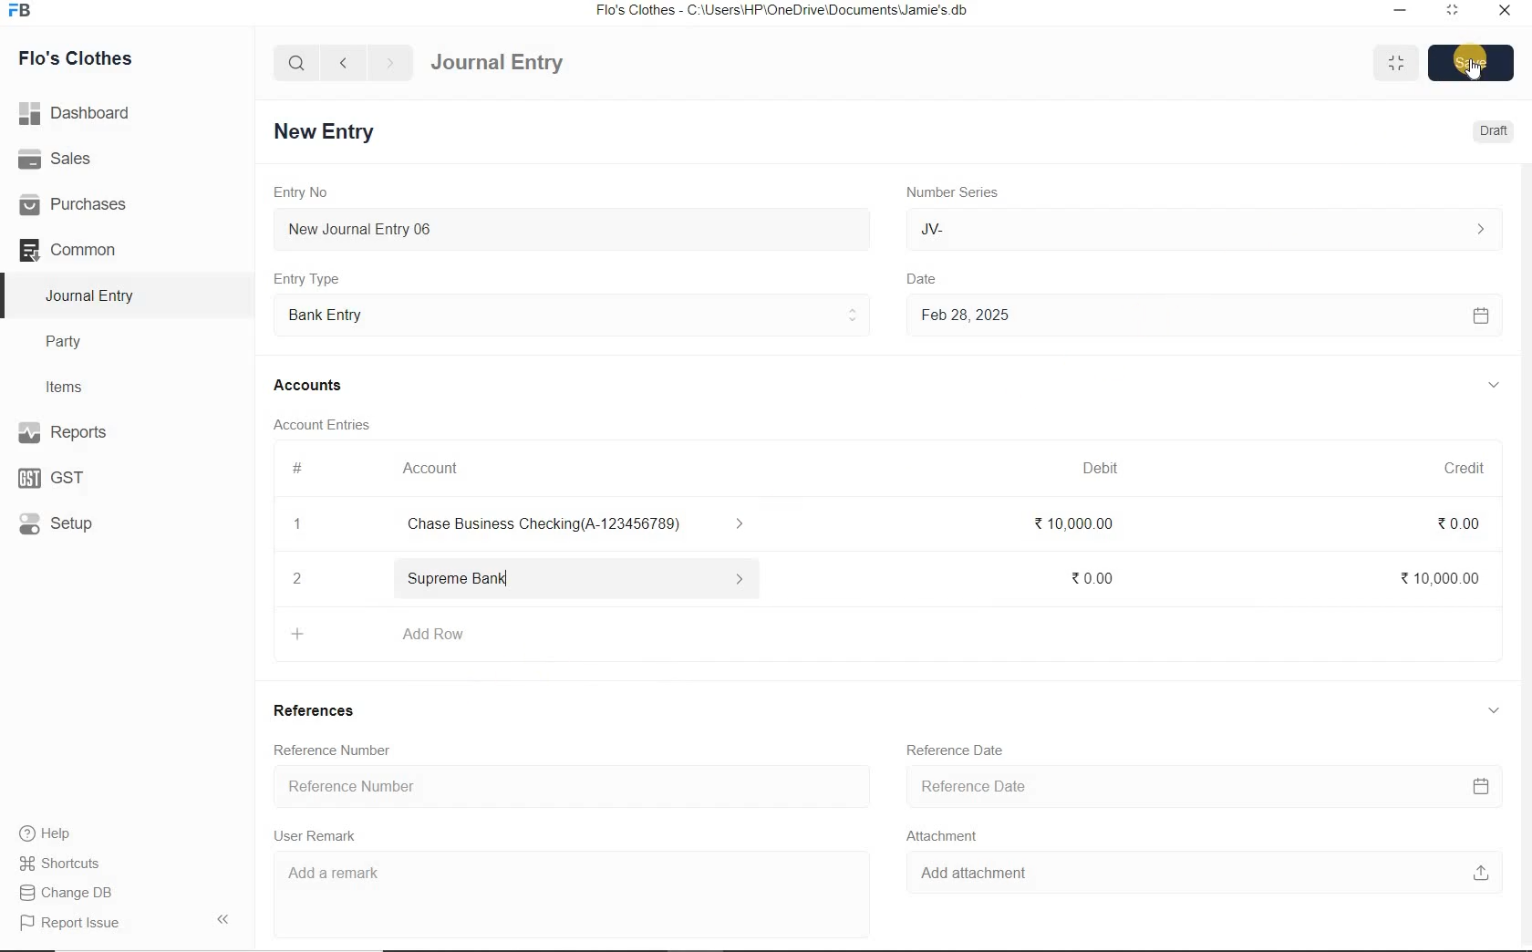 This screenshot has width=1532, height=952. I want to click on Flo's Clothes, so click(89, 58).